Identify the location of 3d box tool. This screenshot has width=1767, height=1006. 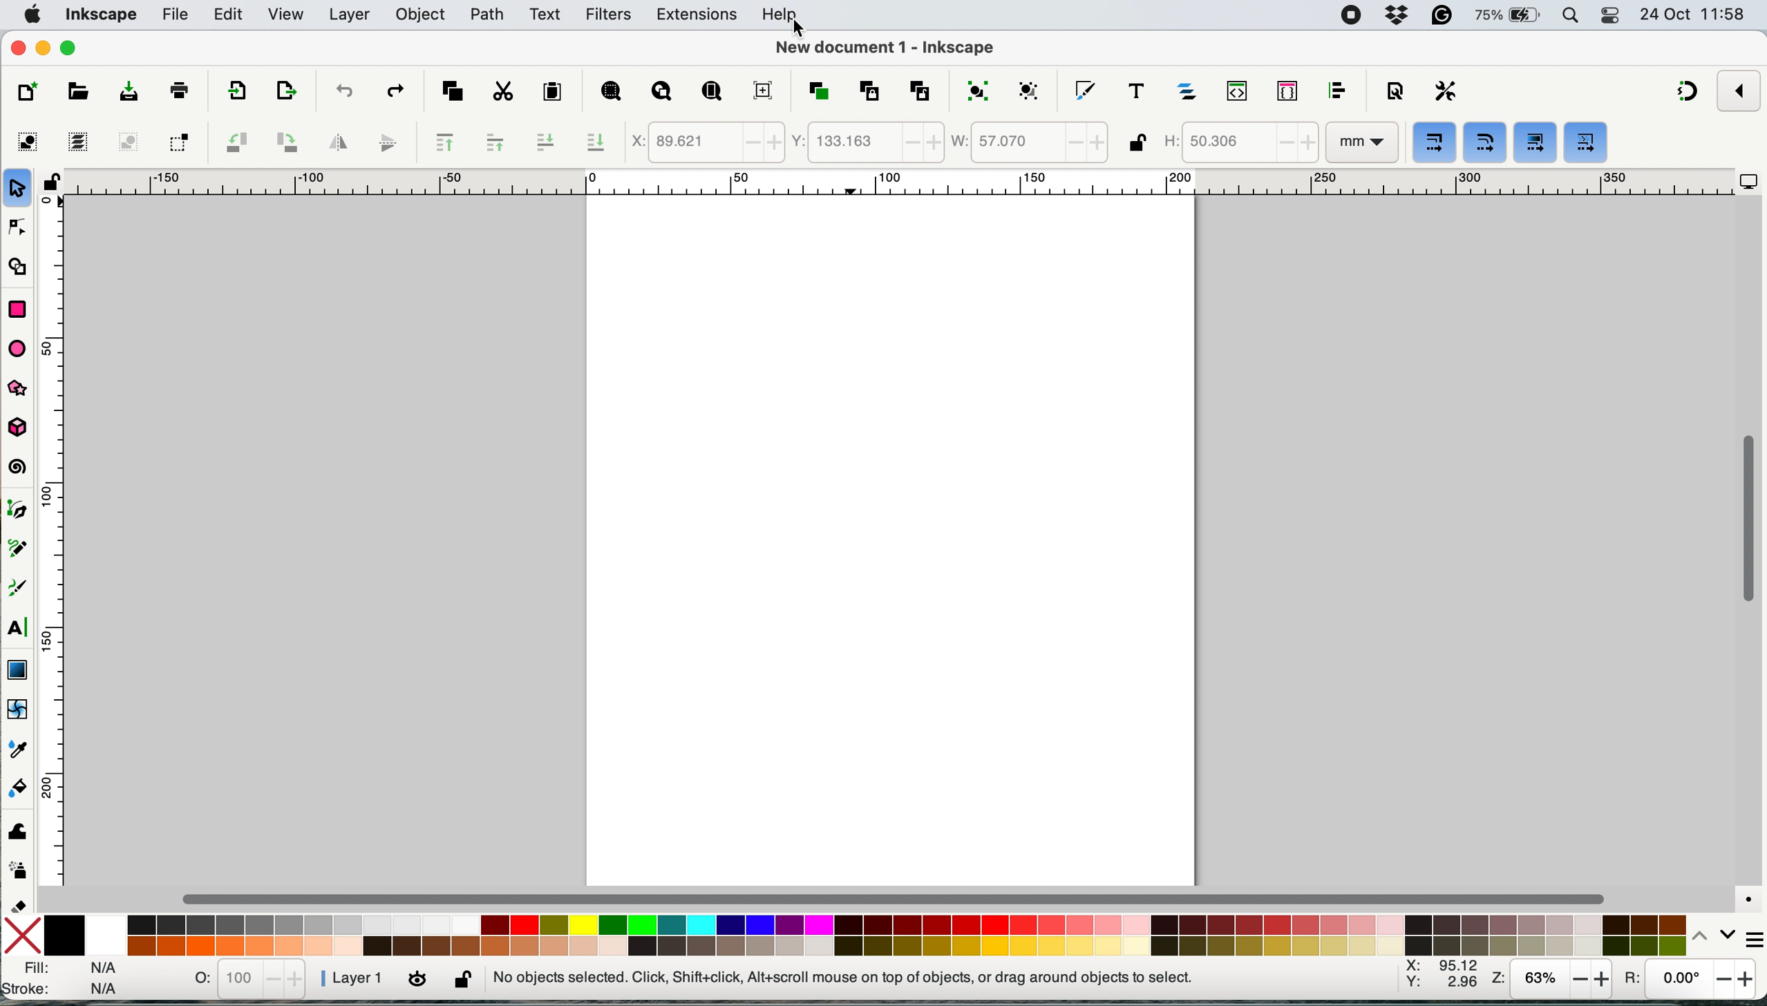
(18, 429).